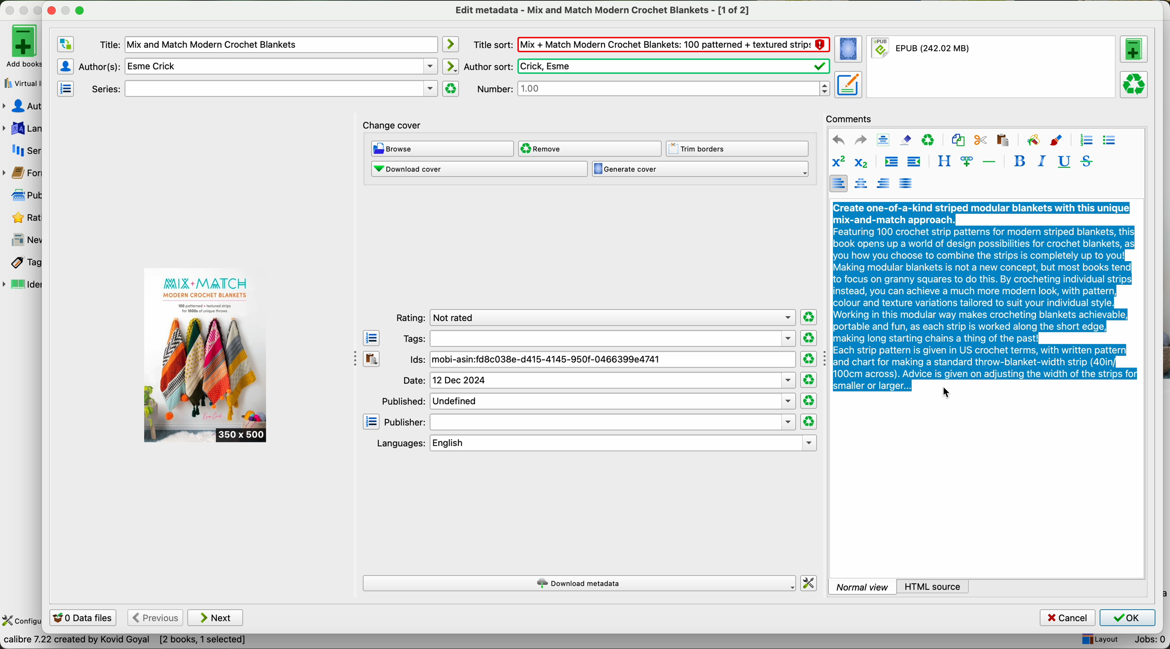 This screenshot has height=649, width=1170. Describe the element at coordinates (154, 618) in the screenshot. I see `previous` at that location.